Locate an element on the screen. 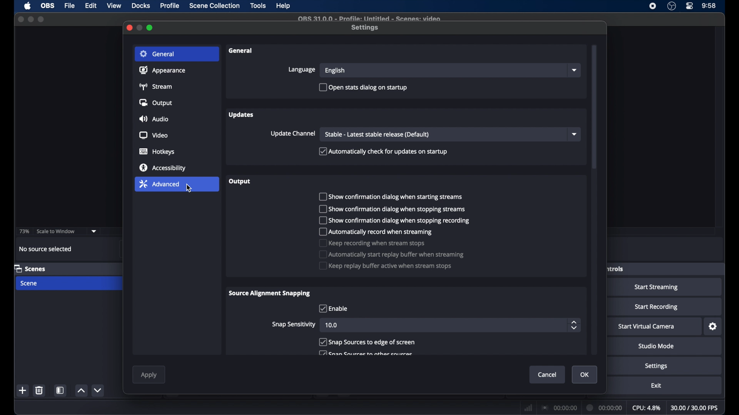  settings is located at coordinates (713, 326).